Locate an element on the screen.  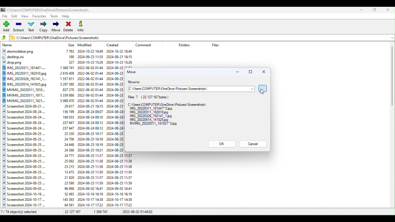
Move is located at coordinates (133, 72).